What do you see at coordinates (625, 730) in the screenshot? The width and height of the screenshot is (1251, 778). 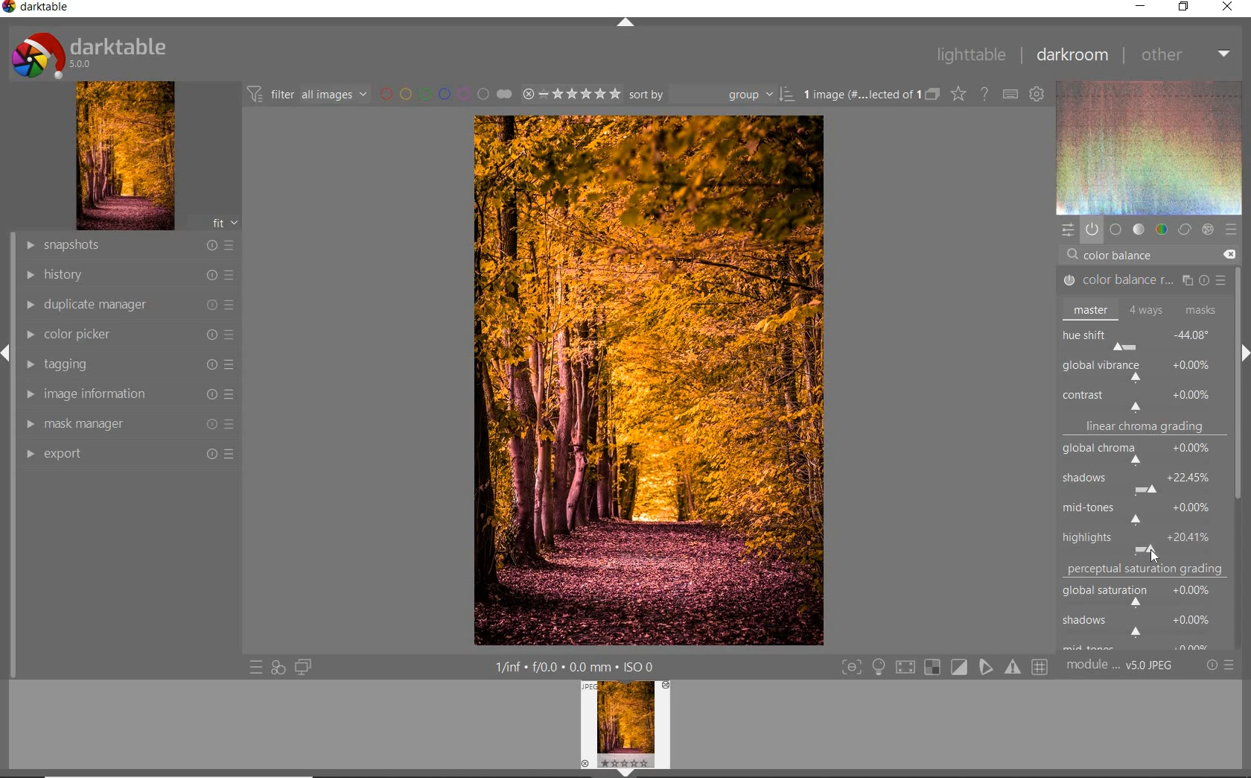 I see `image preview` at bounding box center [625, 730].